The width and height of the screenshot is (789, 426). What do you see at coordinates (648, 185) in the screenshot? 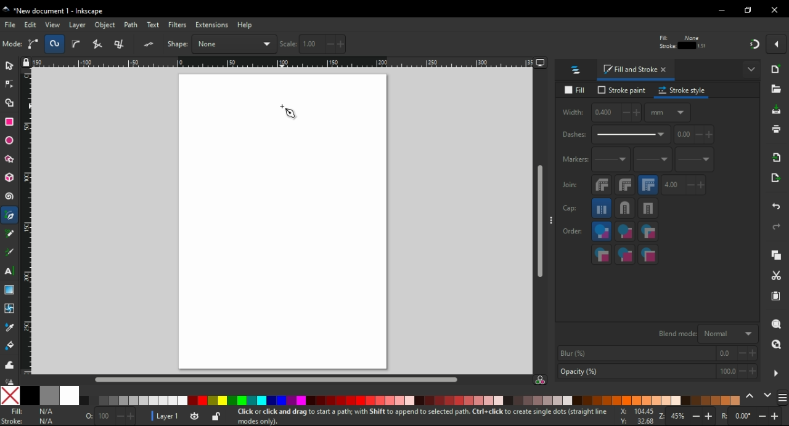
I see `miter` at bounding box center [648, 185].